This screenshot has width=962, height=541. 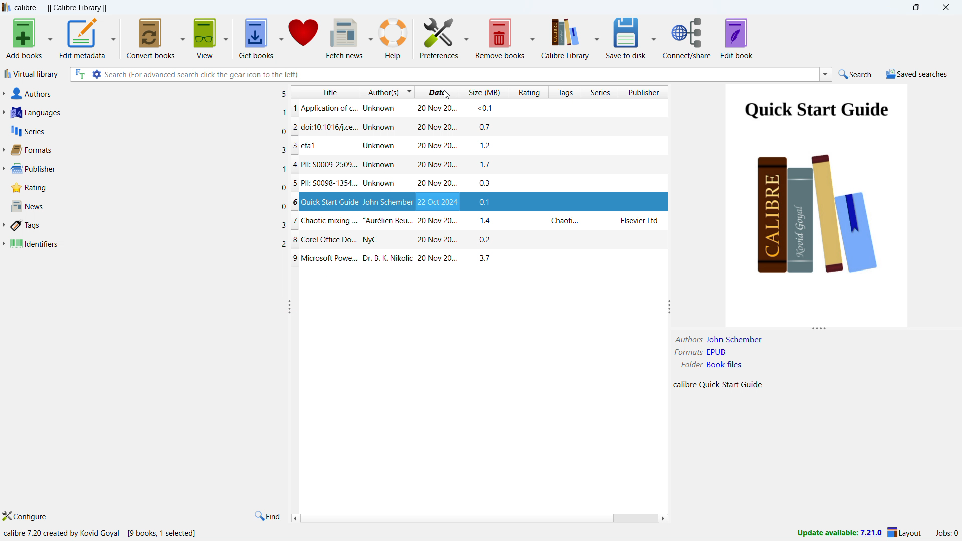 What do you see at coordinates (345, 38) in the screenshot?
I see `fetch news` at bounding box center [345, 38].